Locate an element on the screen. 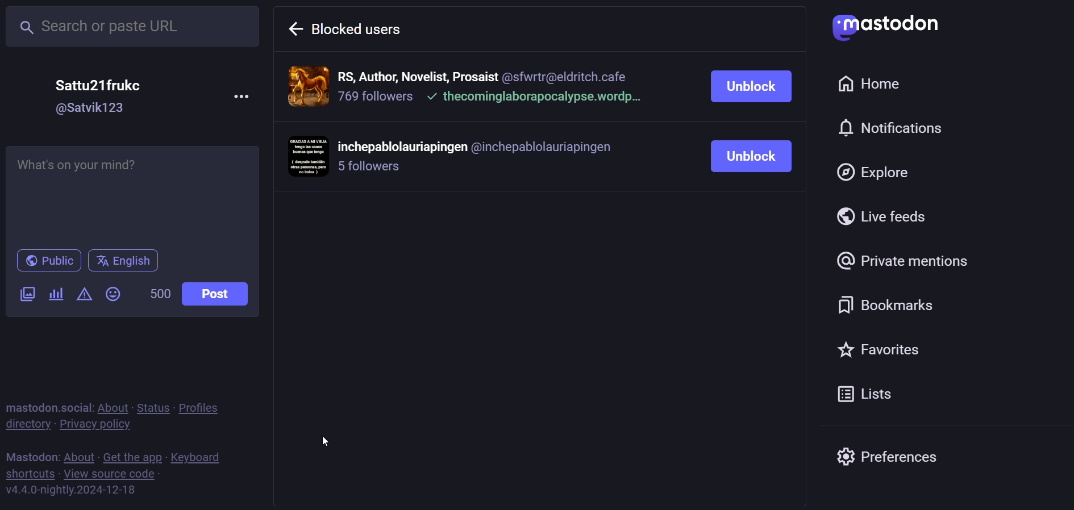 This screenshot has height=510, width=1074. bookmarks is located at coordinates (904, 307).